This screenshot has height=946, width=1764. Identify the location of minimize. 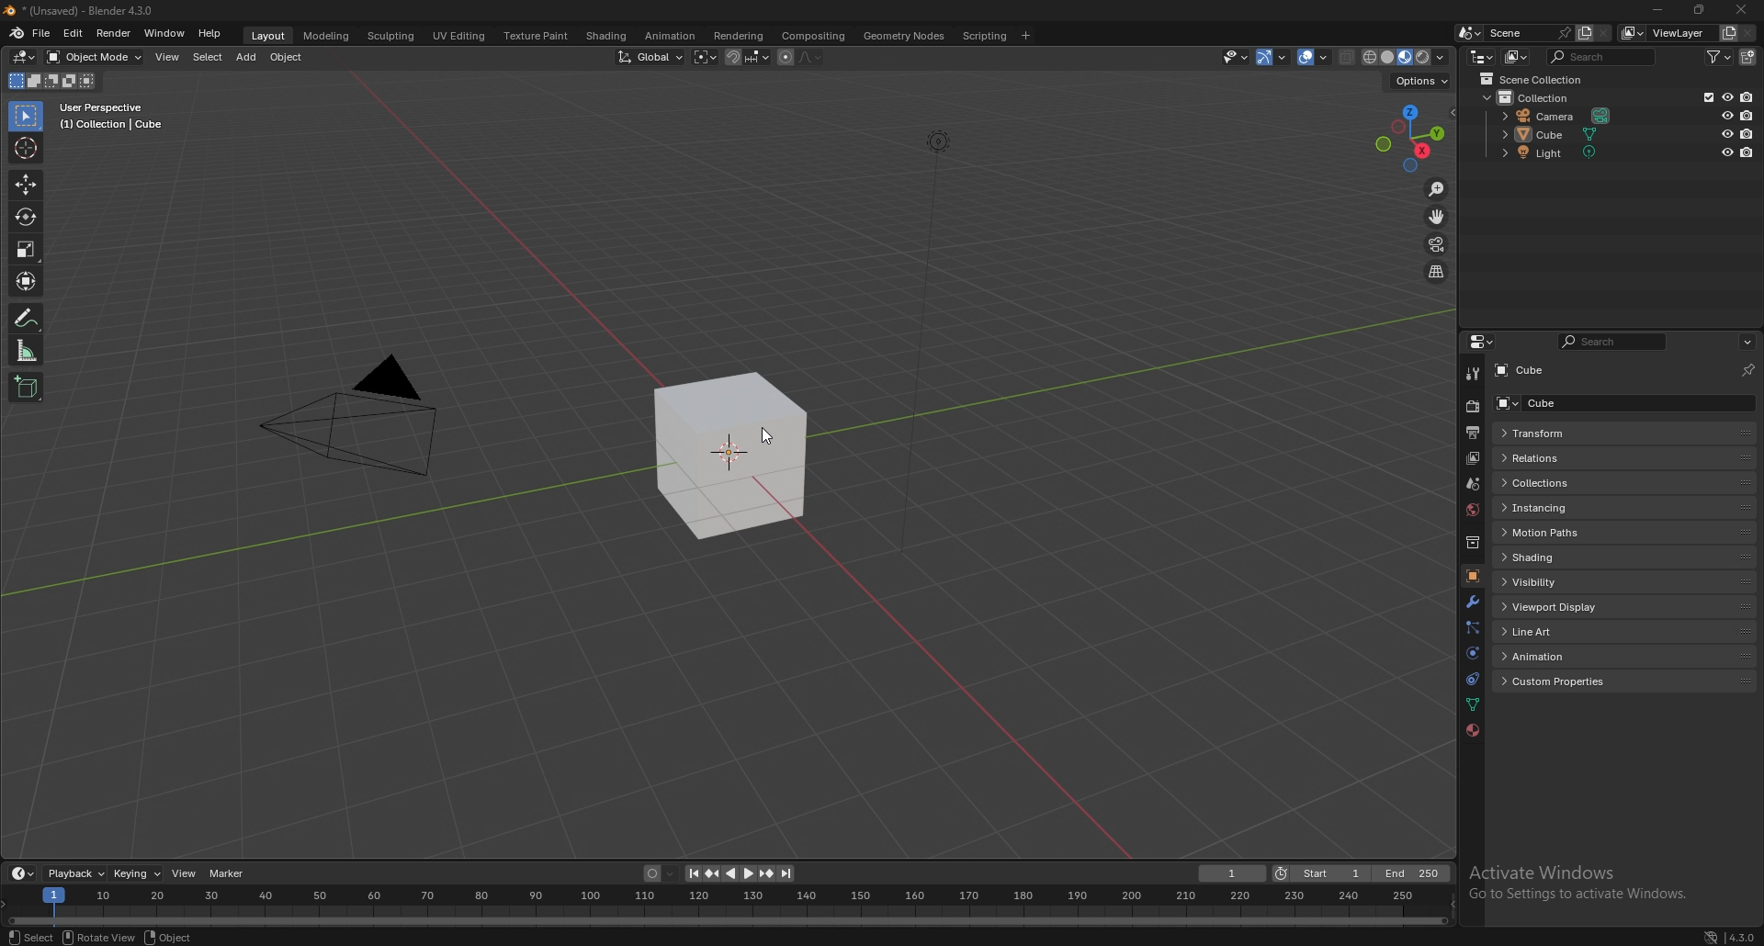
(1658, 10).